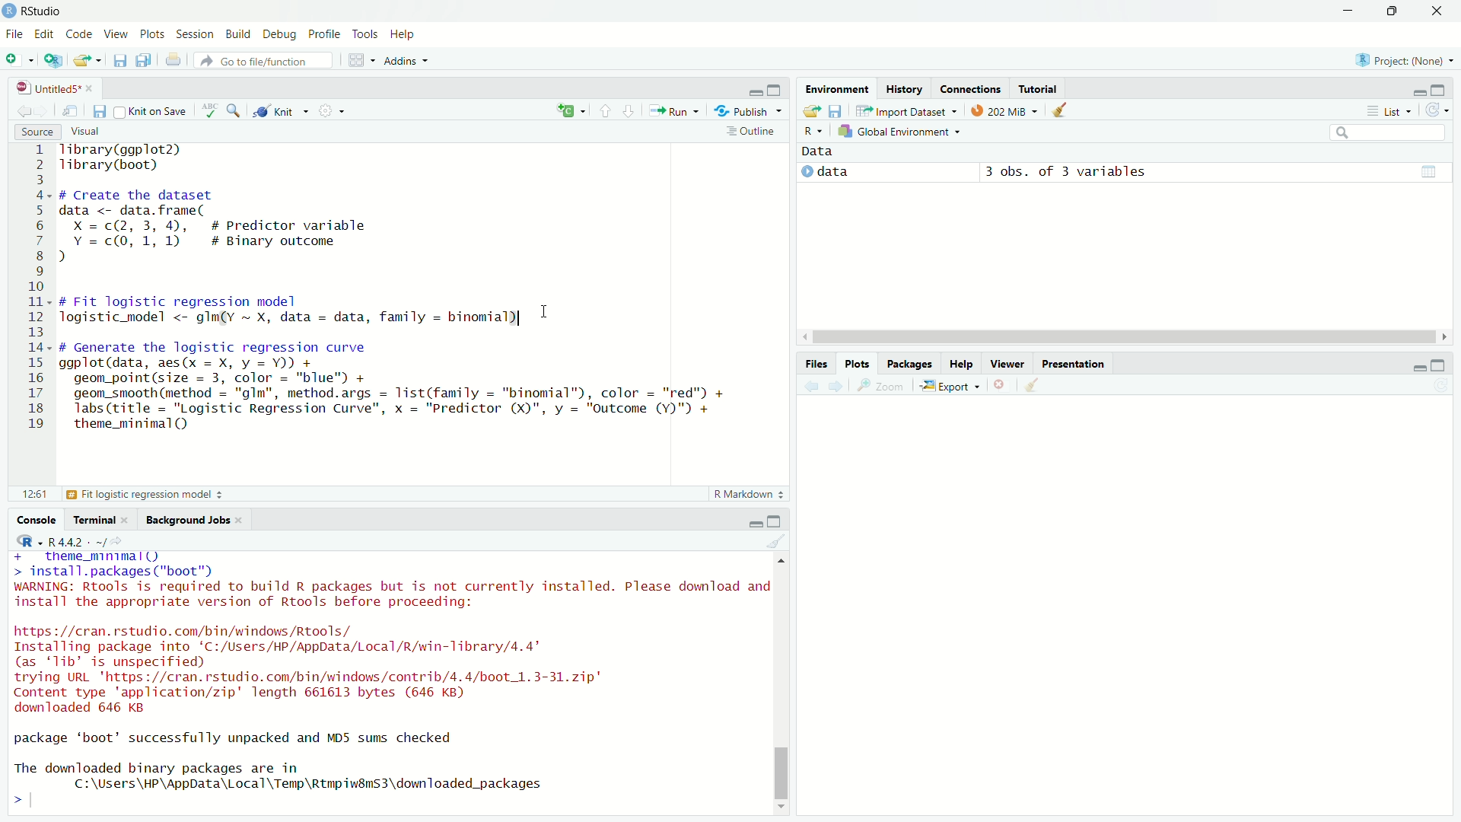  I want to click on File, so click(15, 33).